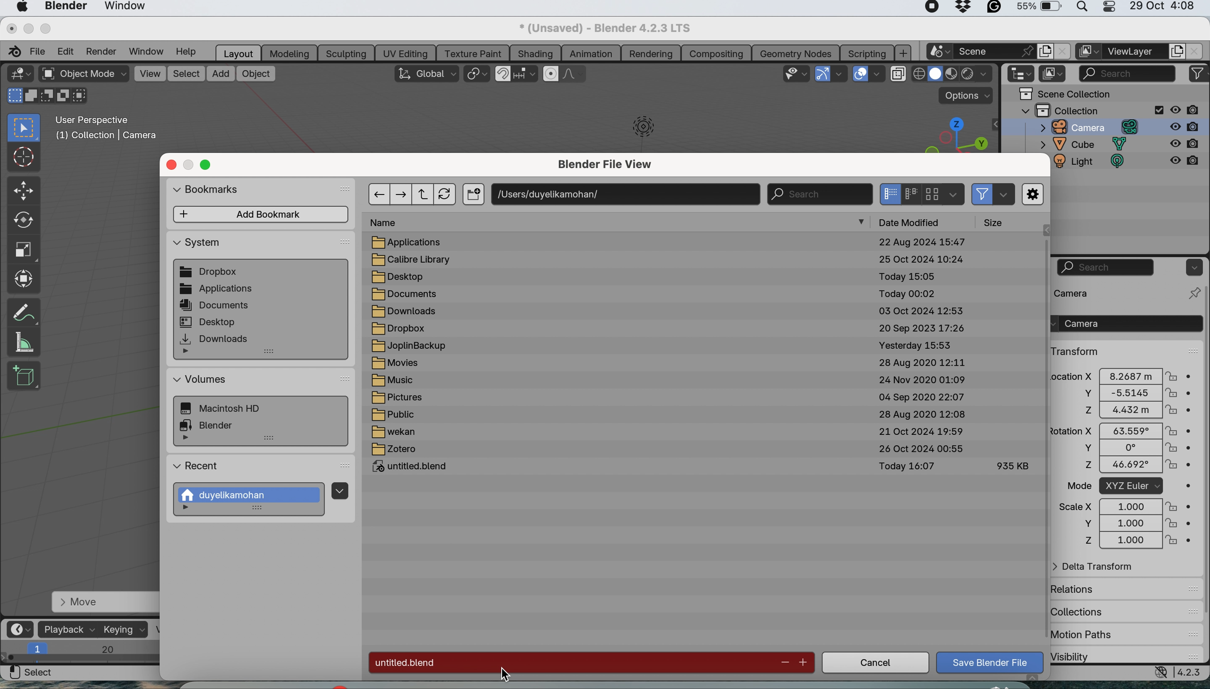 The width and height of the screenshot is (1210, 689). What do you see at coordinates (1185, 144) in the screenshot?
I see `disable in render` at bounding box center [1185, 144].